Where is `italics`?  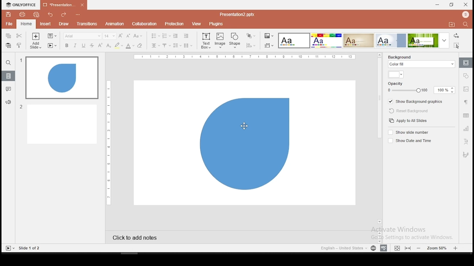 italics is located at coordinates (74, 46).